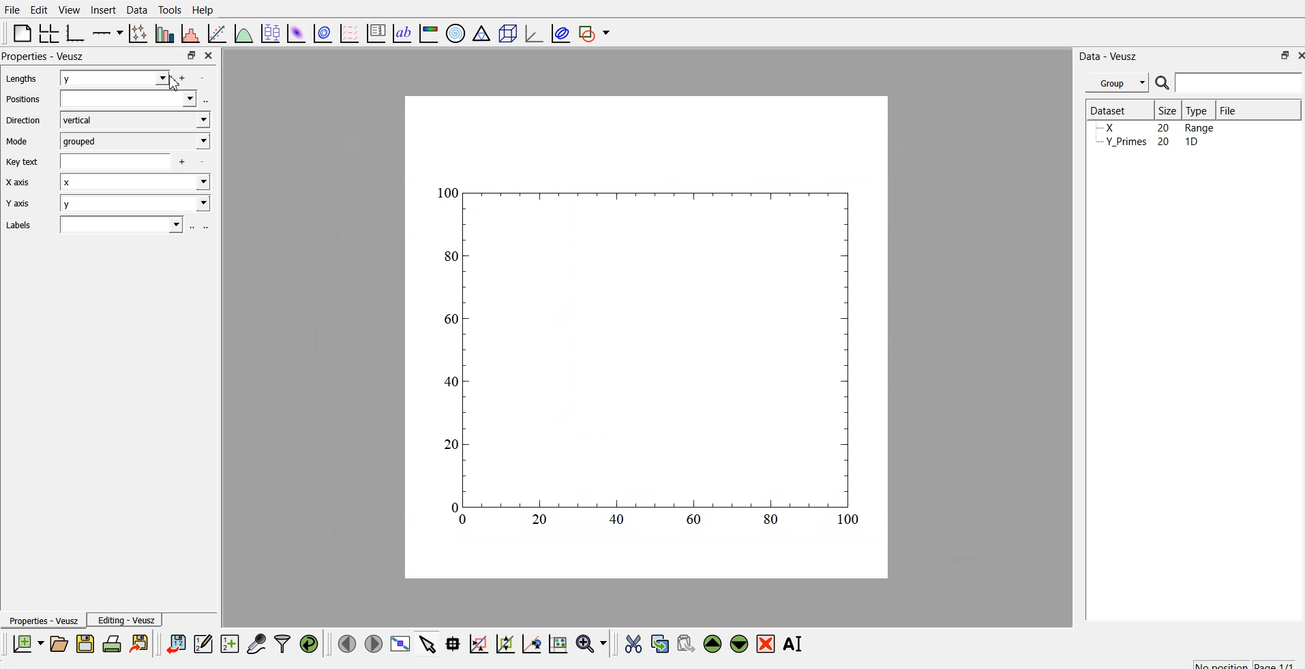  Describe the element at coordinates (85, 644) in the screenshot. I see `save a document` at that location.